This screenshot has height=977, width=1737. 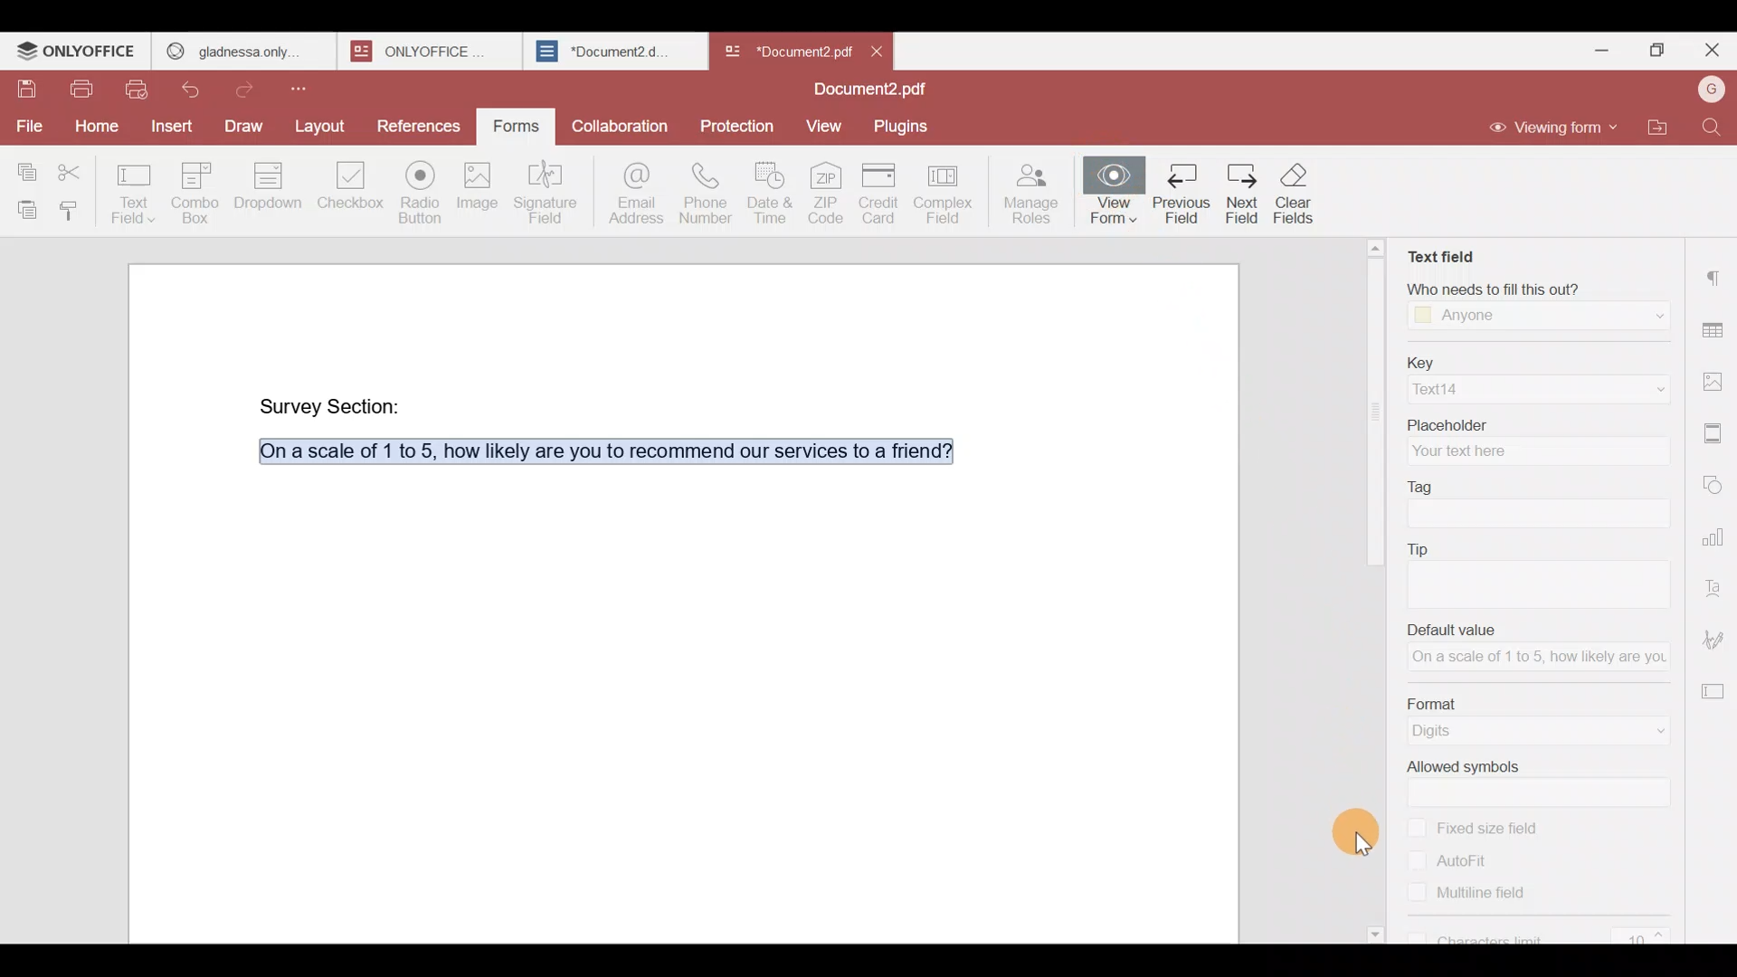 I want to click on Paragraph settings, so click(x=1717, y=270).